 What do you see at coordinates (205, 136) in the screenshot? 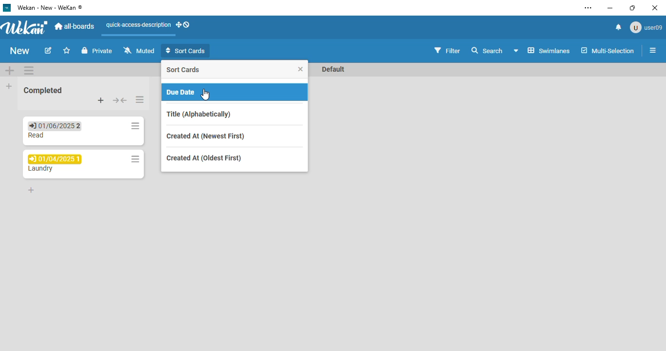
I see `created at (newest first)` at bounding box center [205, 136].